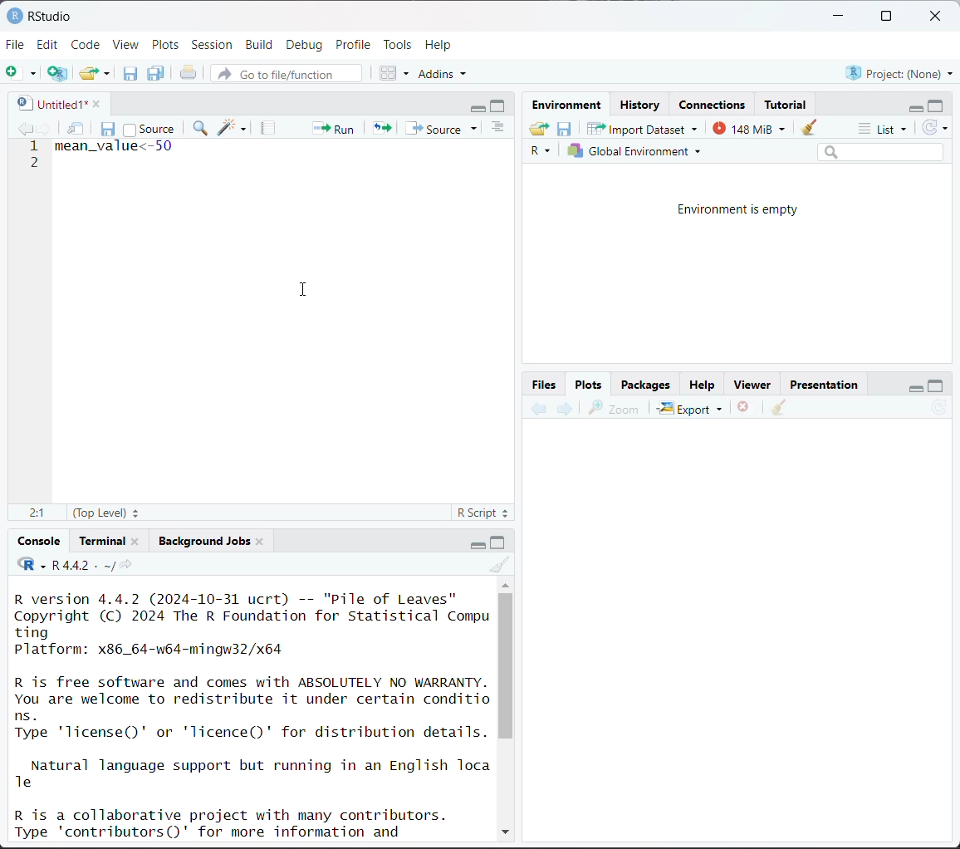 Image resolution: width=960 pixels, height=849 pixels. I want to click on down, so click(504, 829).